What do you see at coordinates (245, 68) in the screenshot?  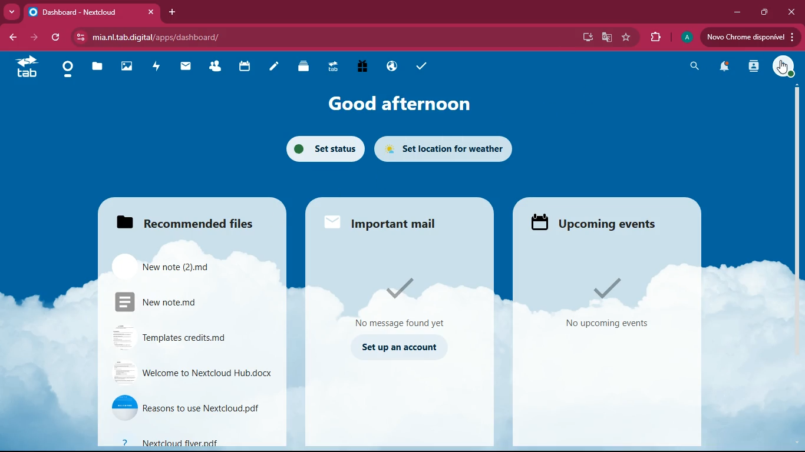 I see `calendar` at bounding box center [245, 68].